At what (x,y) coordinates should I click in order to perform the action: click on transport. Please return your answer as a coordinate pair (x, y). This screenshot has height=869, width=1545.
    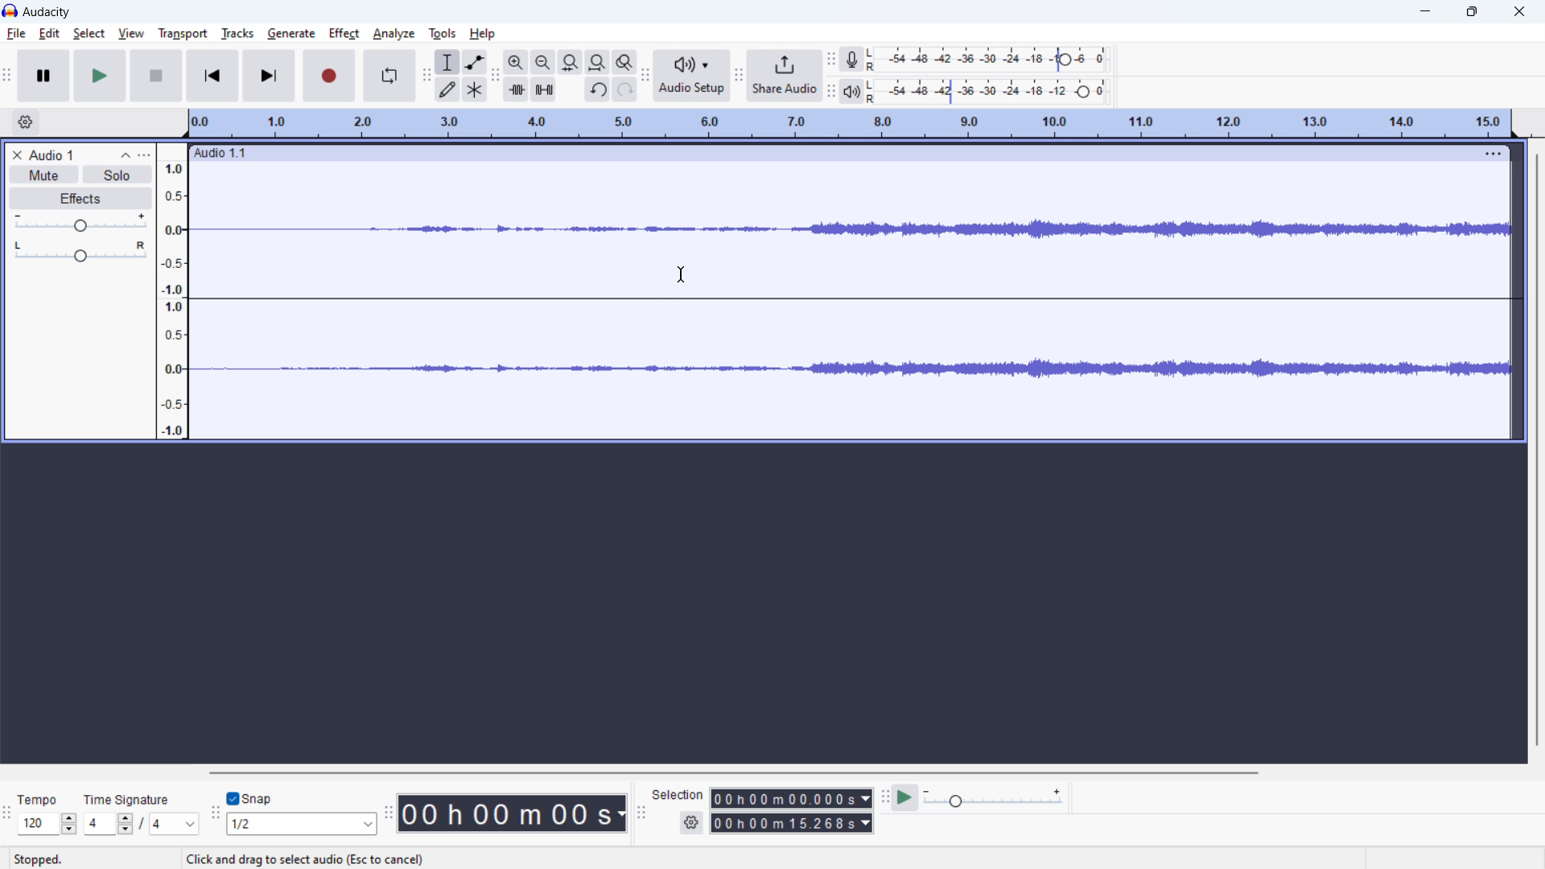
    Looking at the image, I should click on (183, 32).